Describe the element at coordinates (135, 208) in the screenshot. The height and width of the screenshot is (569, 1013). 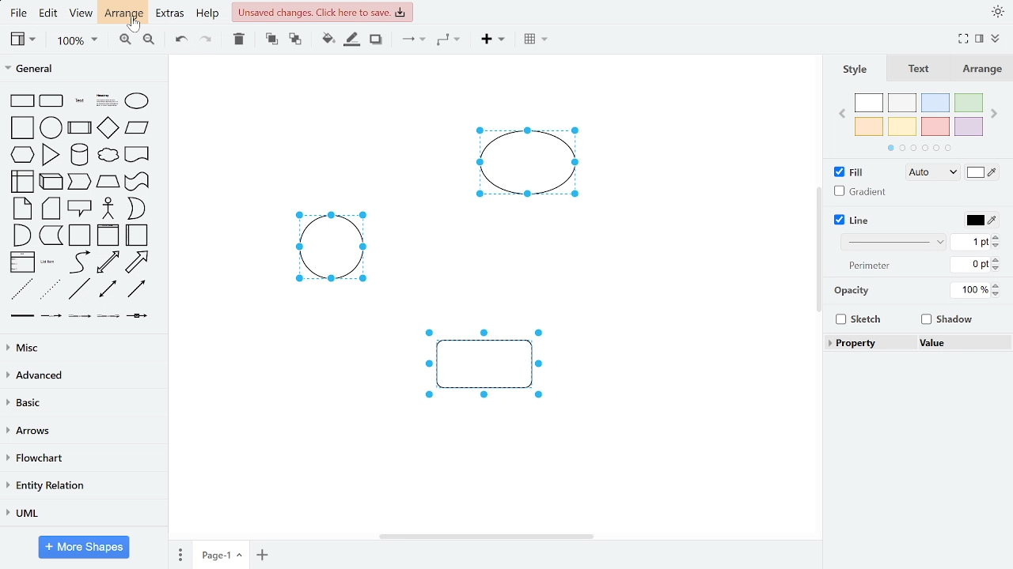
I see `or` at that location.